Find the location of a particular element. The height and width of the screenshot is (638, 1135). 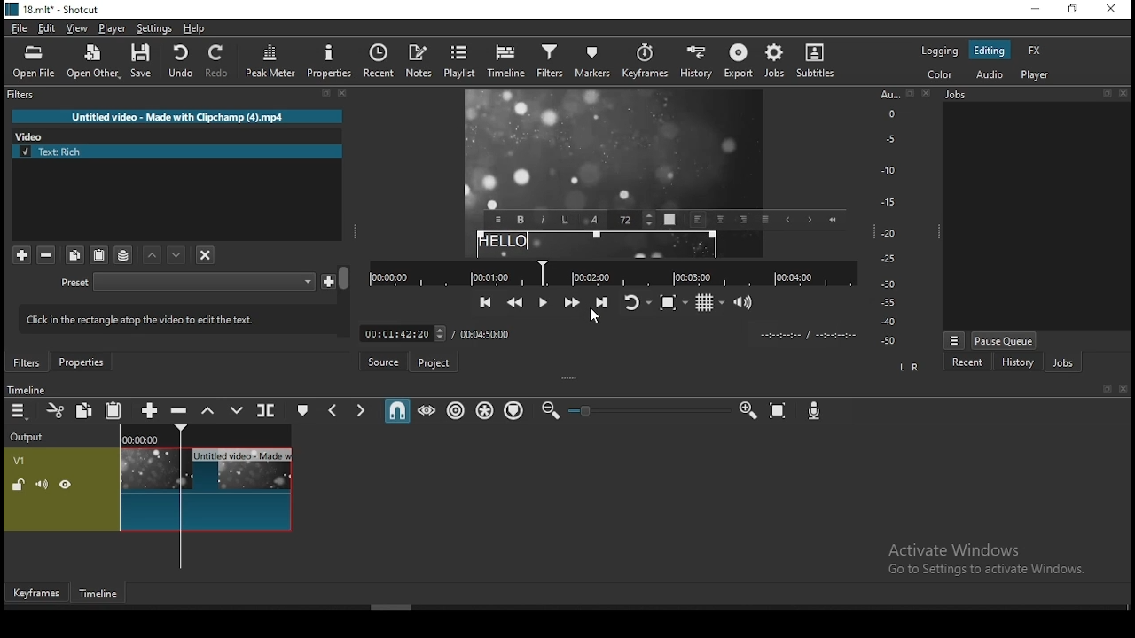

Menu is located at coordinates (954, 340).